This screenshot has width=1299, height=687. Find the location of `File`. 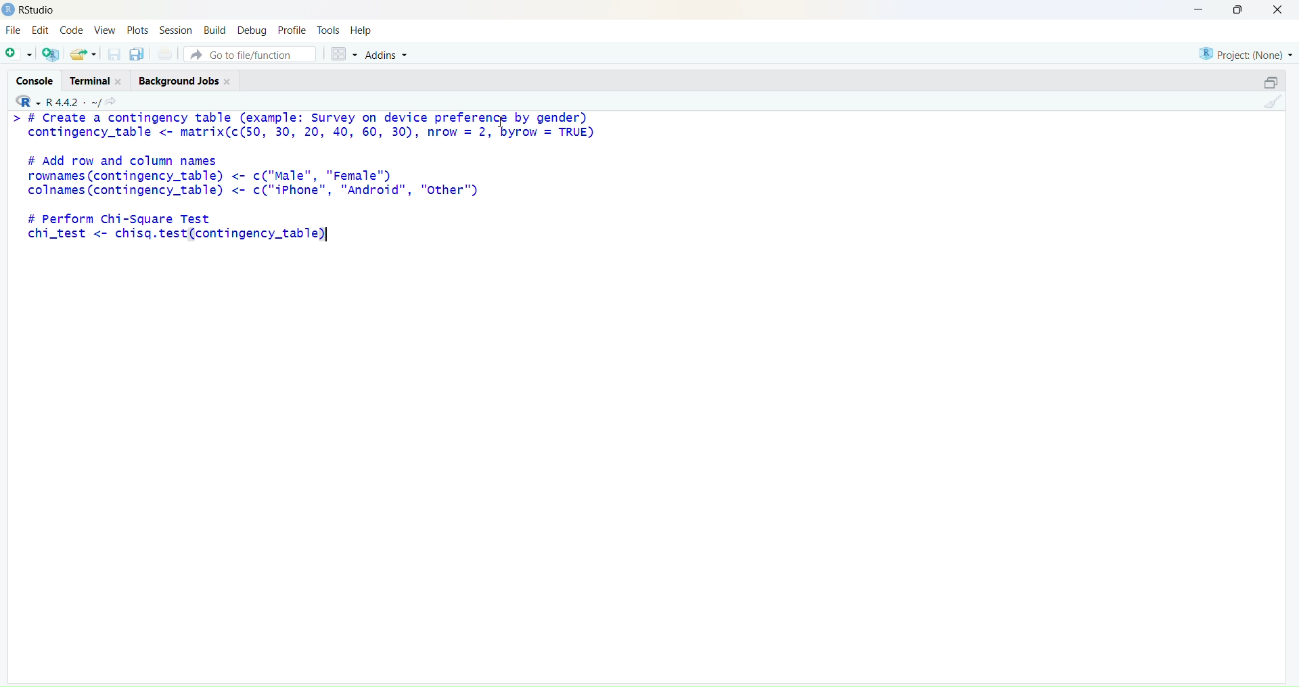

File is located at coordinates (14, 30).